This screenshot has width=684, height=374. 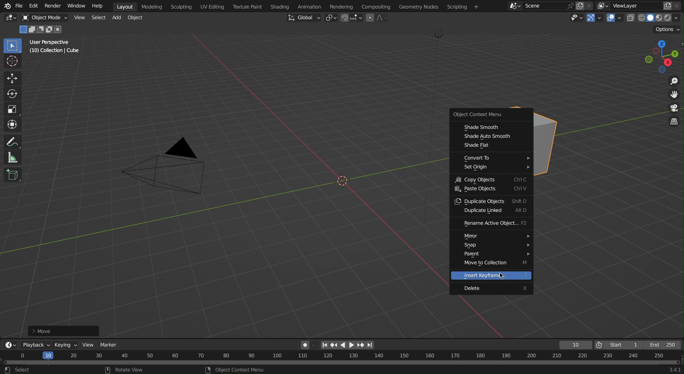 I want to click on Camera, so click(x=168, y=170).